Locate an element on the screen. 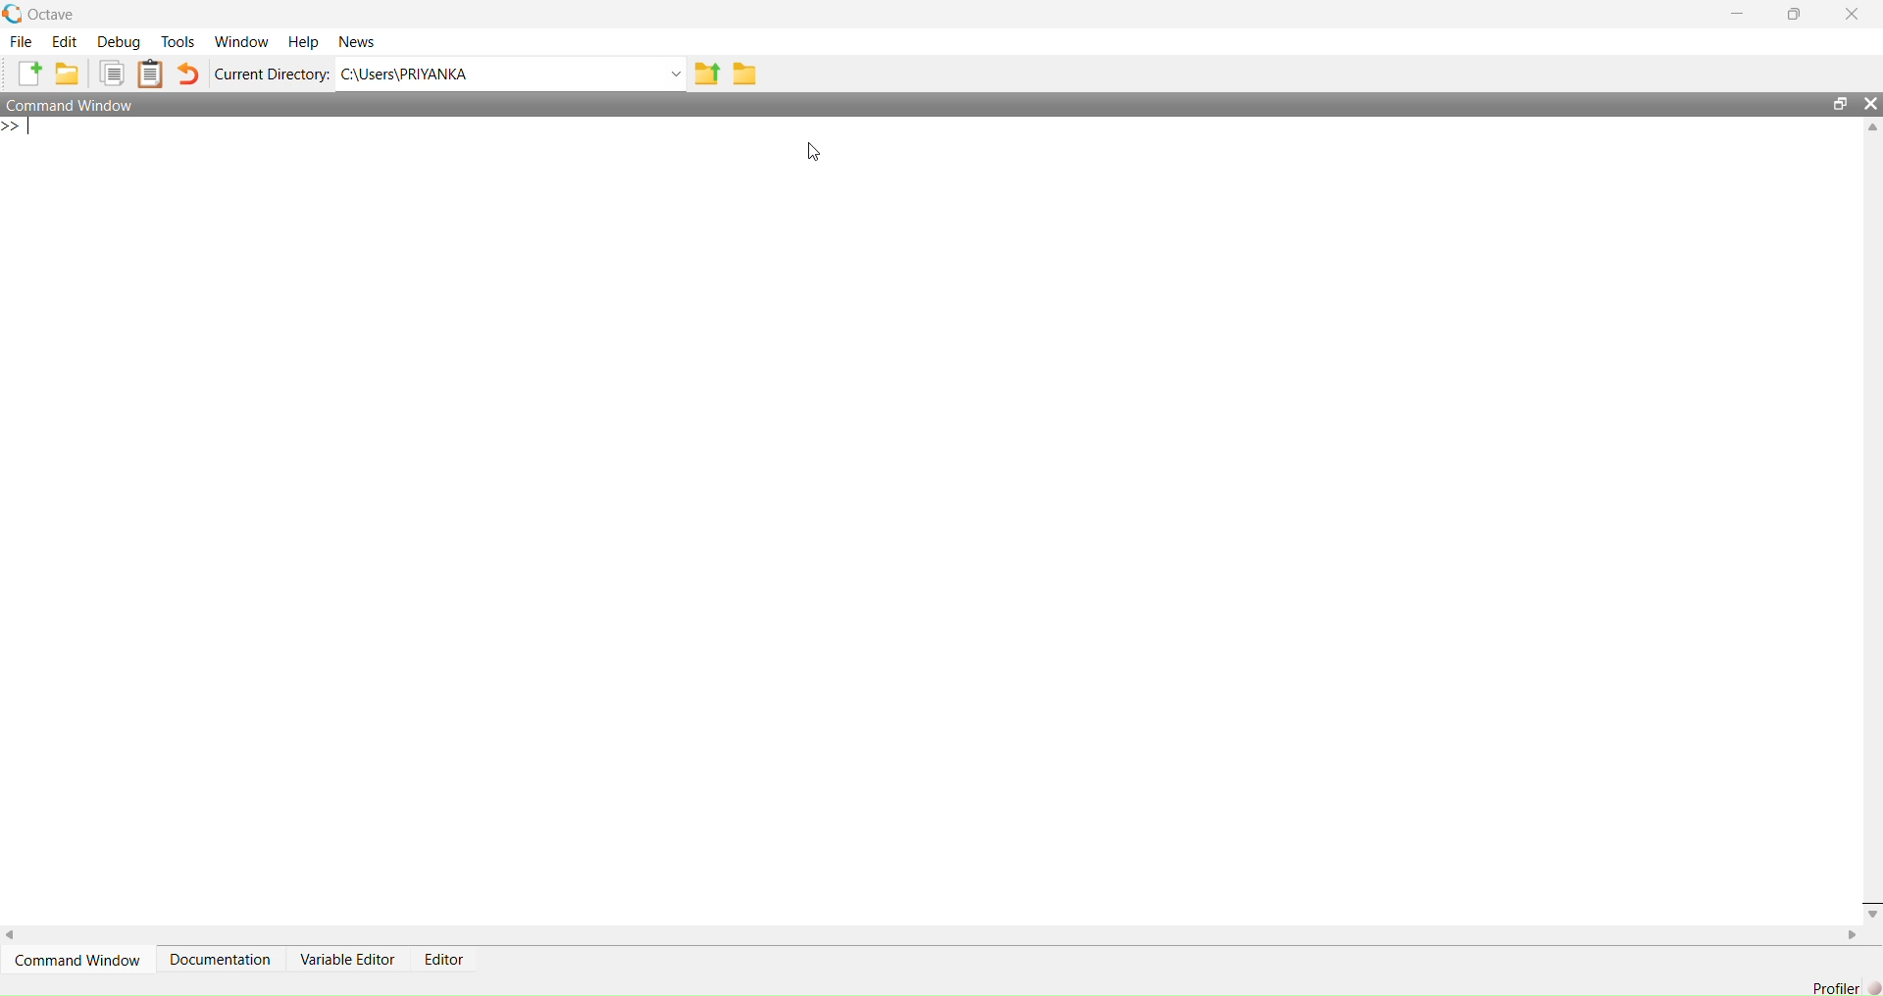 This screenshot has height=996, width=1883. Minimize is located at coordinates (1742, 15).